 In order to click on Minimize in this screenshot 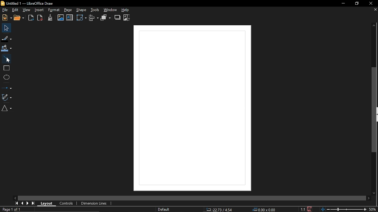, I will do `click(343, 4)`.